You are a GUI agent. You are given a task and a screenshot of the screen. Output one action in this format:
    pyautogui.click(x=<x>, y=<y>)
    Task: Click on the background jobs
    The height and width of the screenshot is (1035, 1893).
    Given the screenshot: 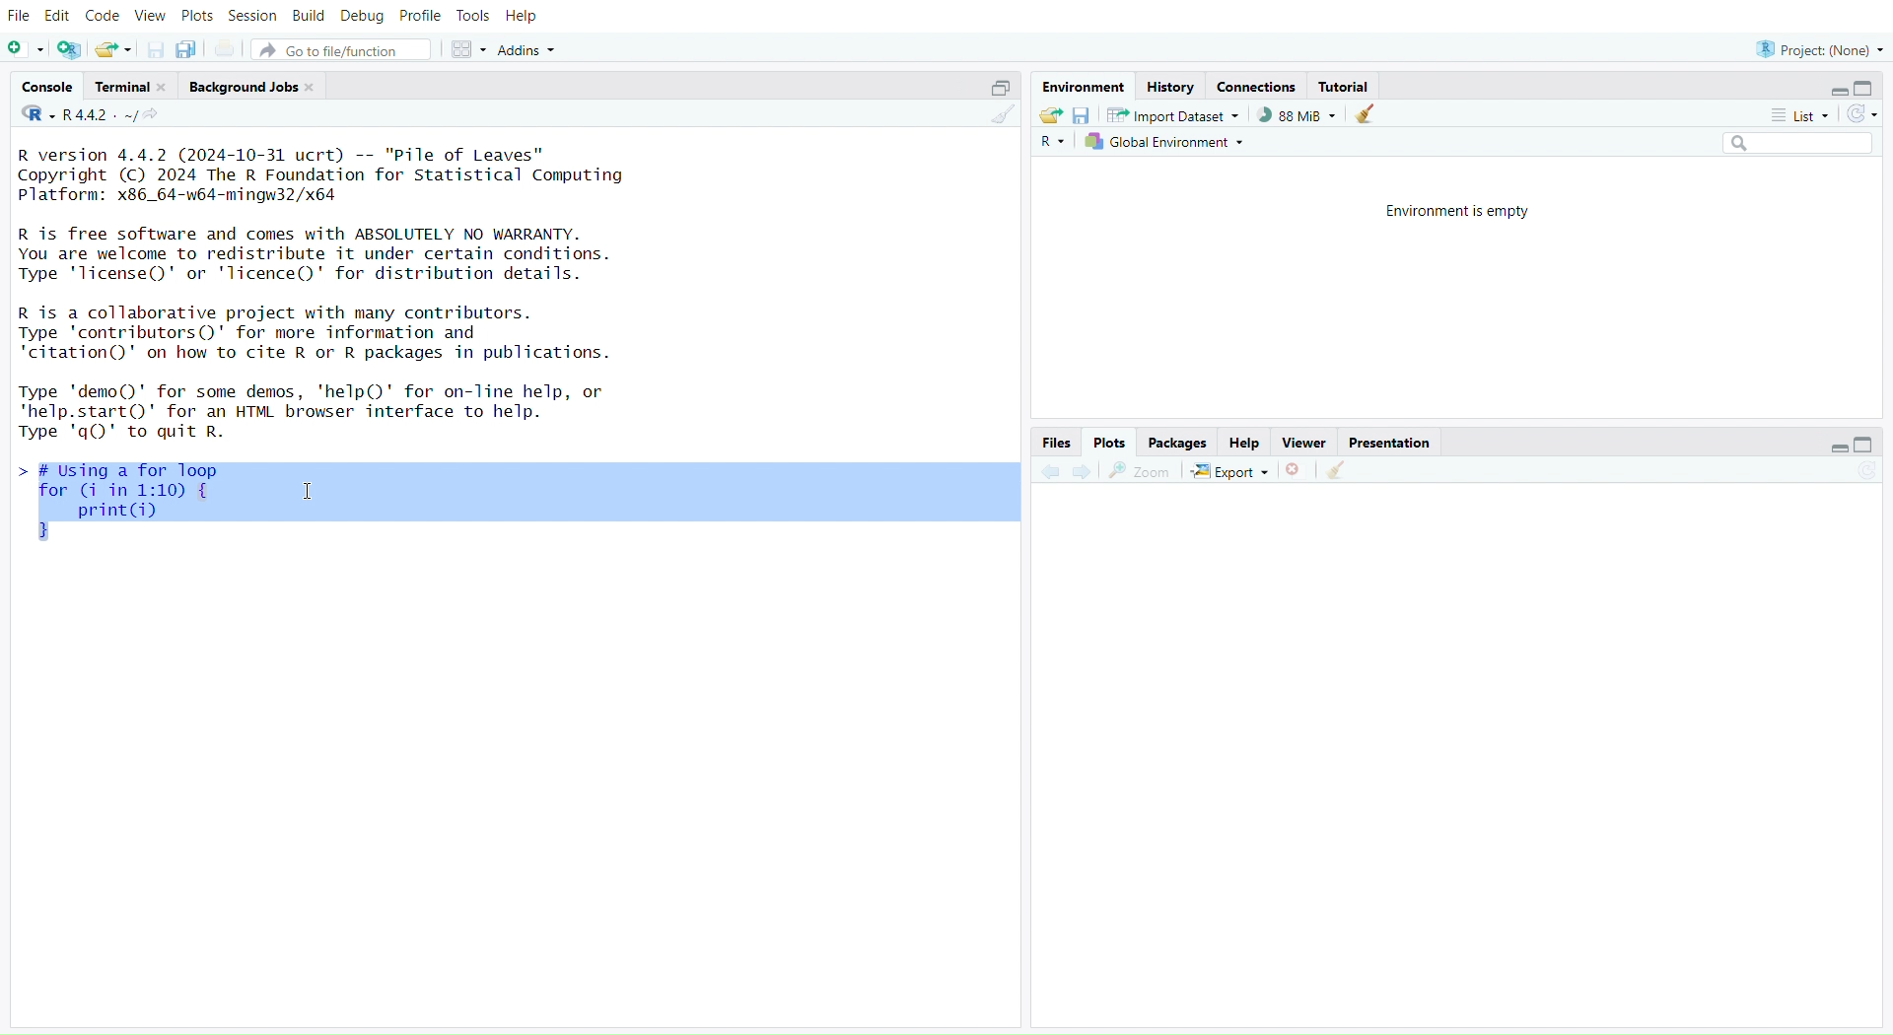 What is the action you would take?
    pyautogui.click(x=252, y=86)
    